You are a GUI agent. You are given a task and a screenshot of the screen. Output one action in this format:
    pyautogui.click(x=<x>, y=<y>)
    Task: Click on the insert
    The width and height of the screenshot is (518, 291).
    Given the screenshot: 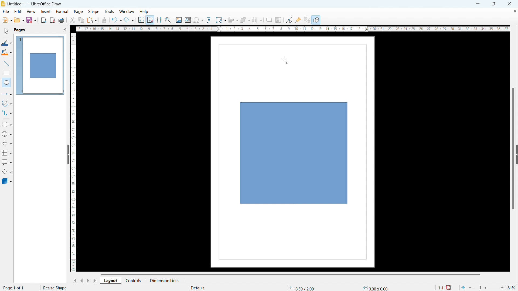 What is the action you would take?
    pyautogui.click(x=46, y=12)
    